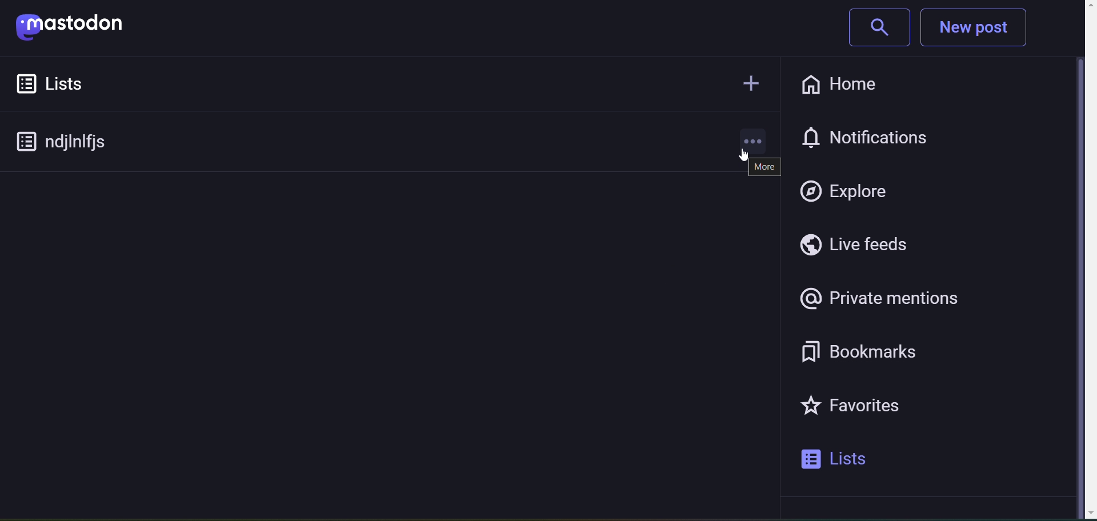 The image size is (1097, 521). What do you see at coordinates (754, 137) in the screenshot?
I see `more` at bounding box center [754, 137].